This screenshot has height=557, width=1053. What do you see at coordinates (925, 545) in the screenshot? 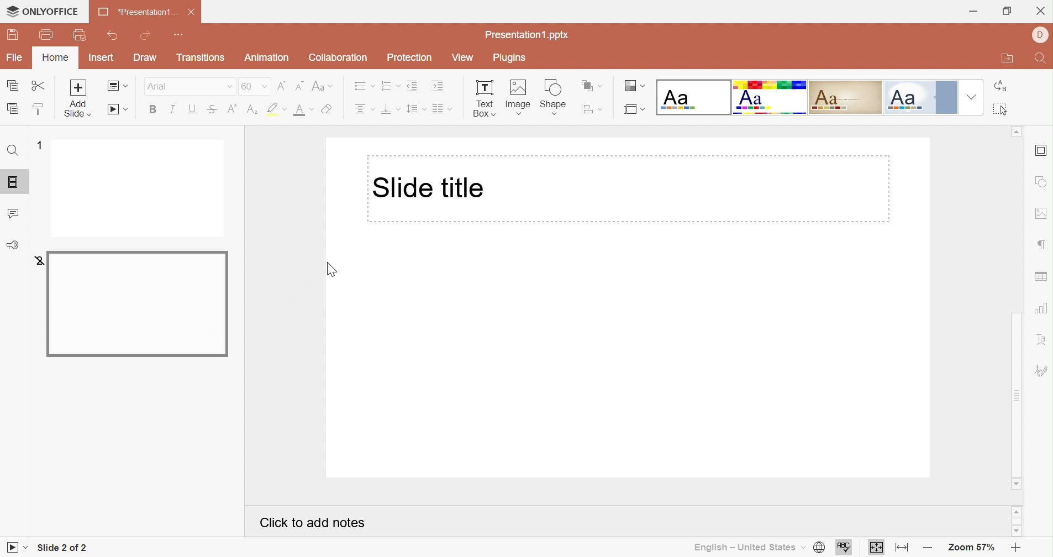
I see `Zoom out` at bounding box center [925, 545].